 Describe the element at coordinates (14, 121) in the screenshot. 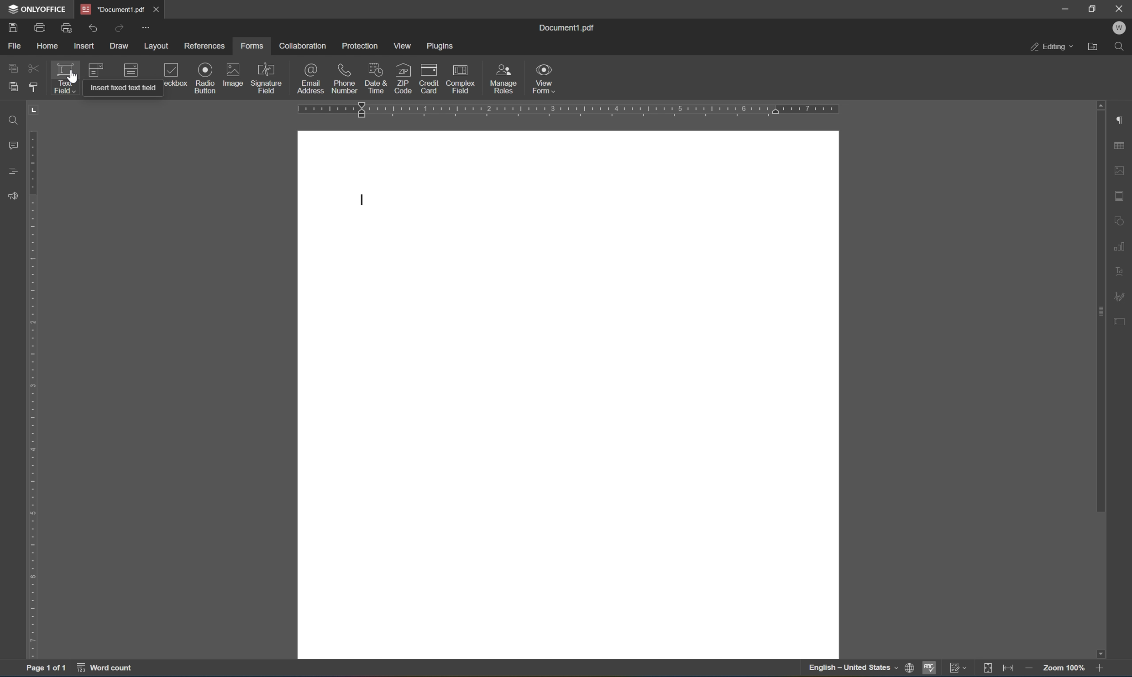

I see `Find` at that location.